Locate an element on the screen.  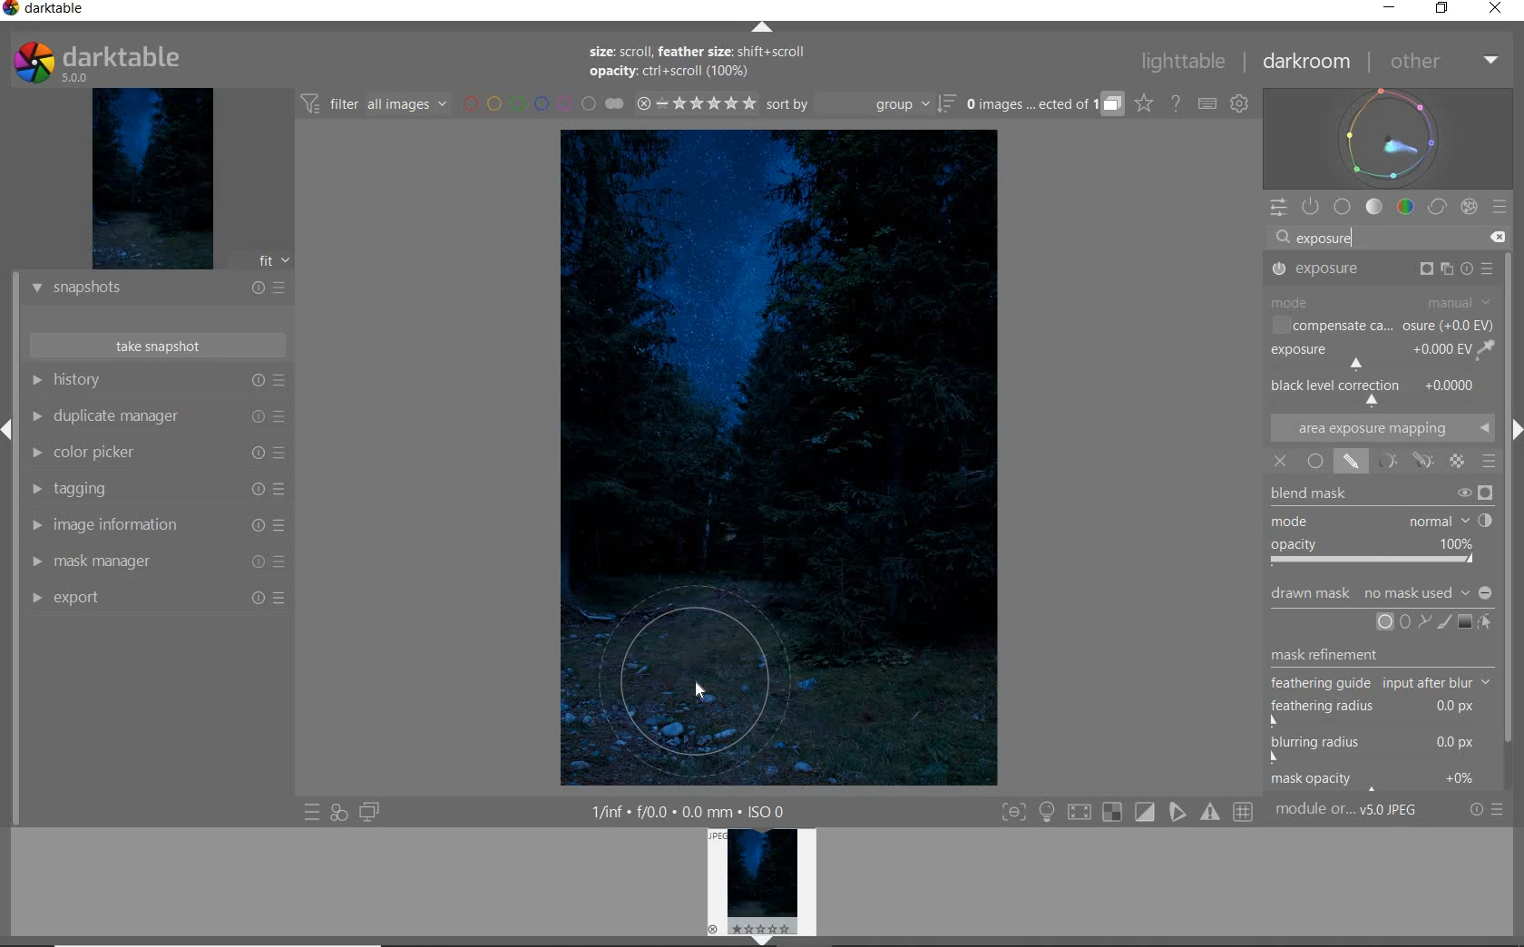
TAGGING is located at coordinates (155, 489).